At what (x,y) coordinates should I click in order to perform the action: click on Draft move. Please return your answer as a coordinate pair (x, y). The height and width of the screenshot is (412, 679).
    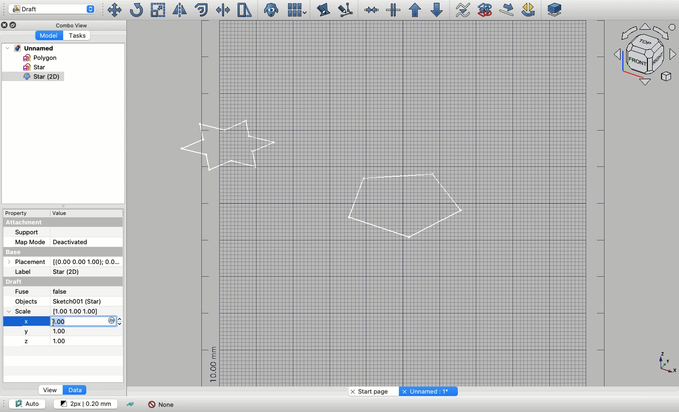
    Looking at the image, I should click on (507, 9).